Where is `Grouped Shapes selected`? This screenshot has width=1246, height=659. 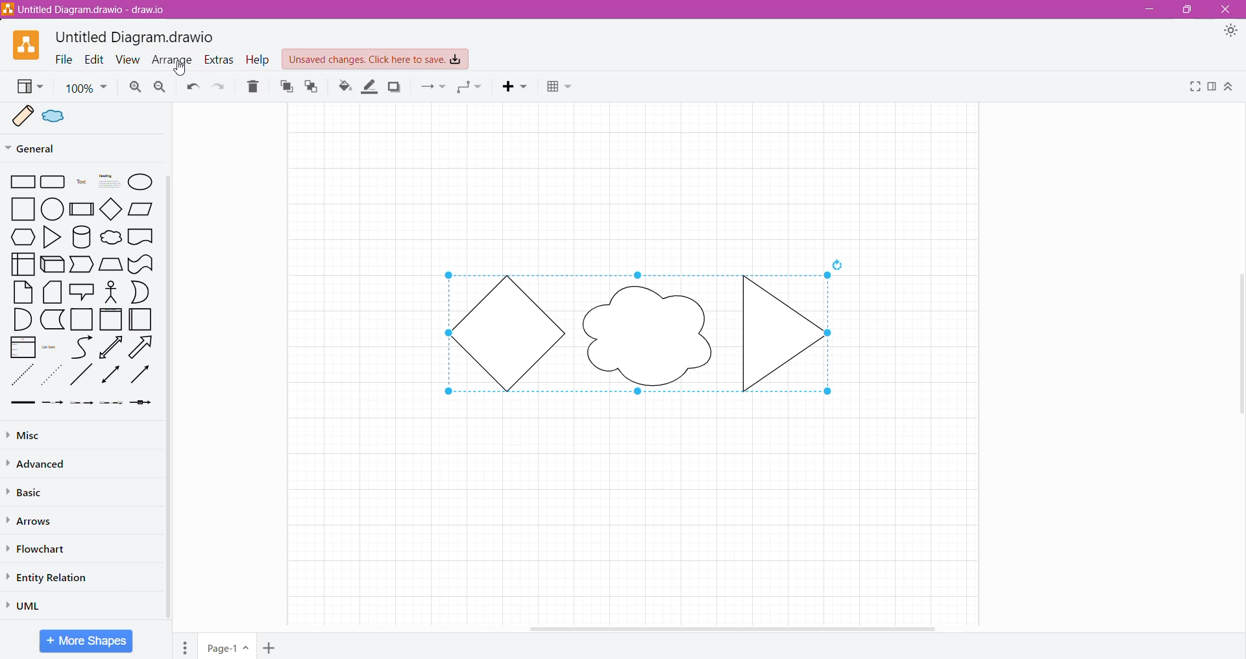
Grouped Shapes selected is located at coordinates (641, 332).